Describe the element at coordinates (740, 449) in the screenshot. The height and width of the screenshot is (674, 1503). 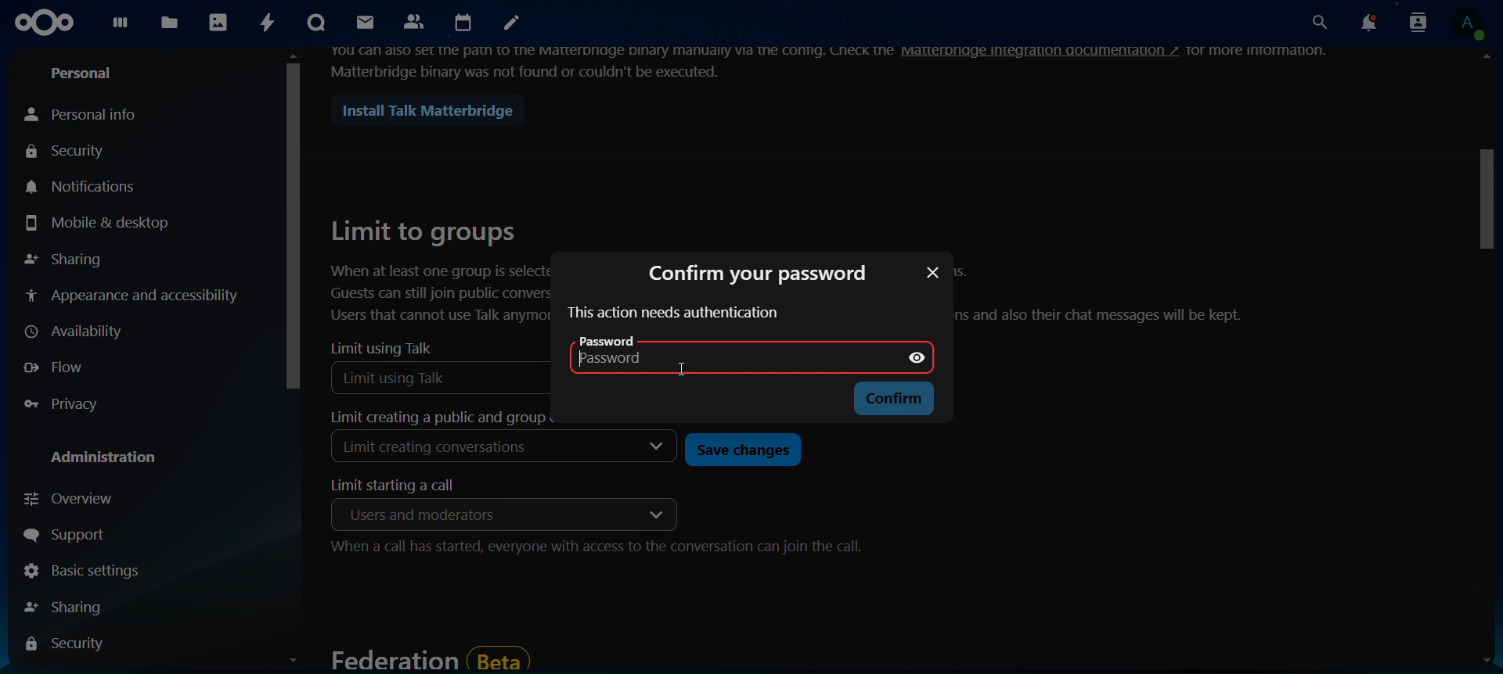
I see `save changes` at that location.